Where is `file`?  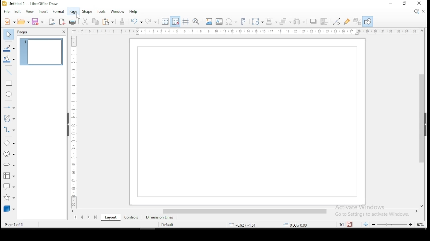 file is located at coordinates (6, 12).